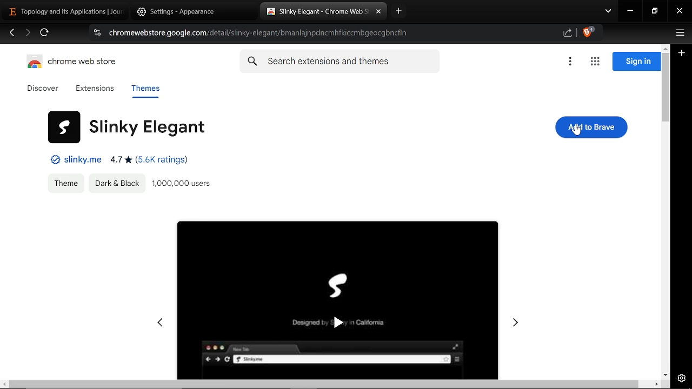 Image resolution: width=692 pixels, height=389 pixels. I want to click on Brave shield, so click(588, 33).